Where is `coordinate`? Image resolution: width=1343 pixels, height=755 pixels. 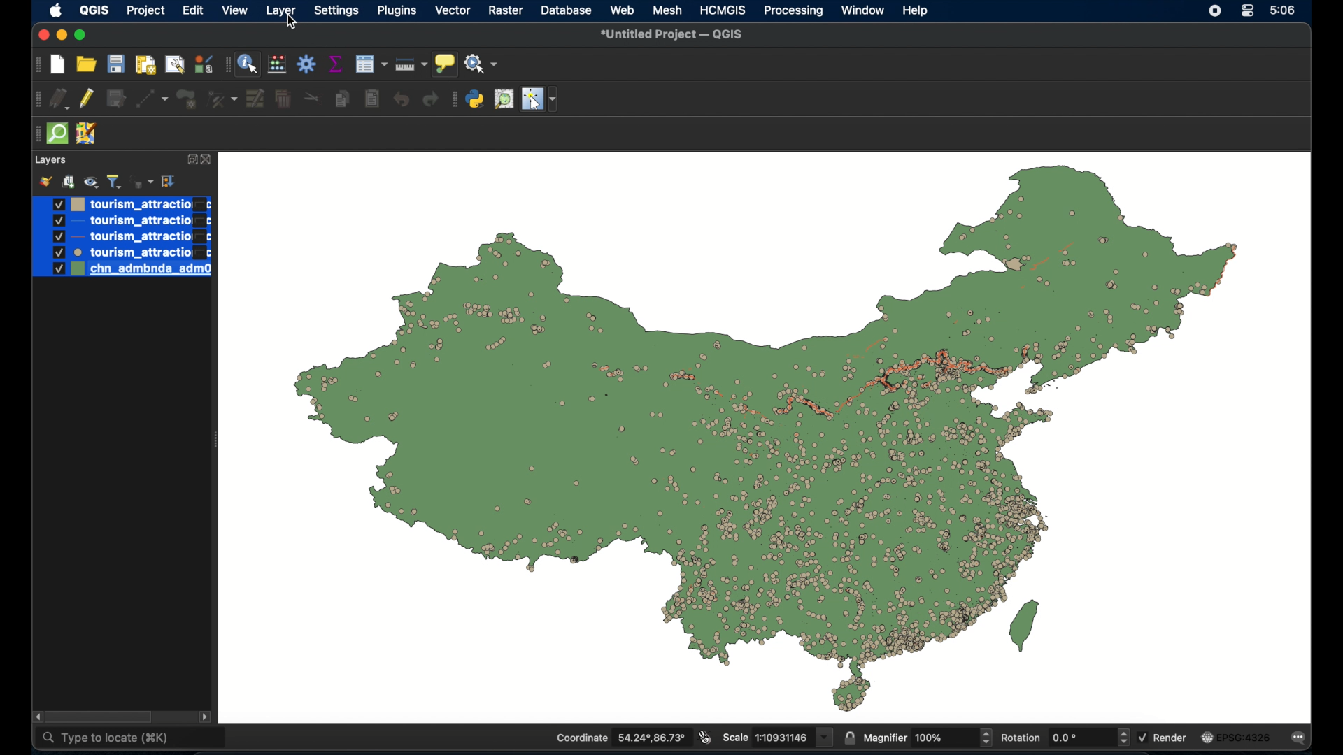
coordinate is located at coordinates (622, 737).